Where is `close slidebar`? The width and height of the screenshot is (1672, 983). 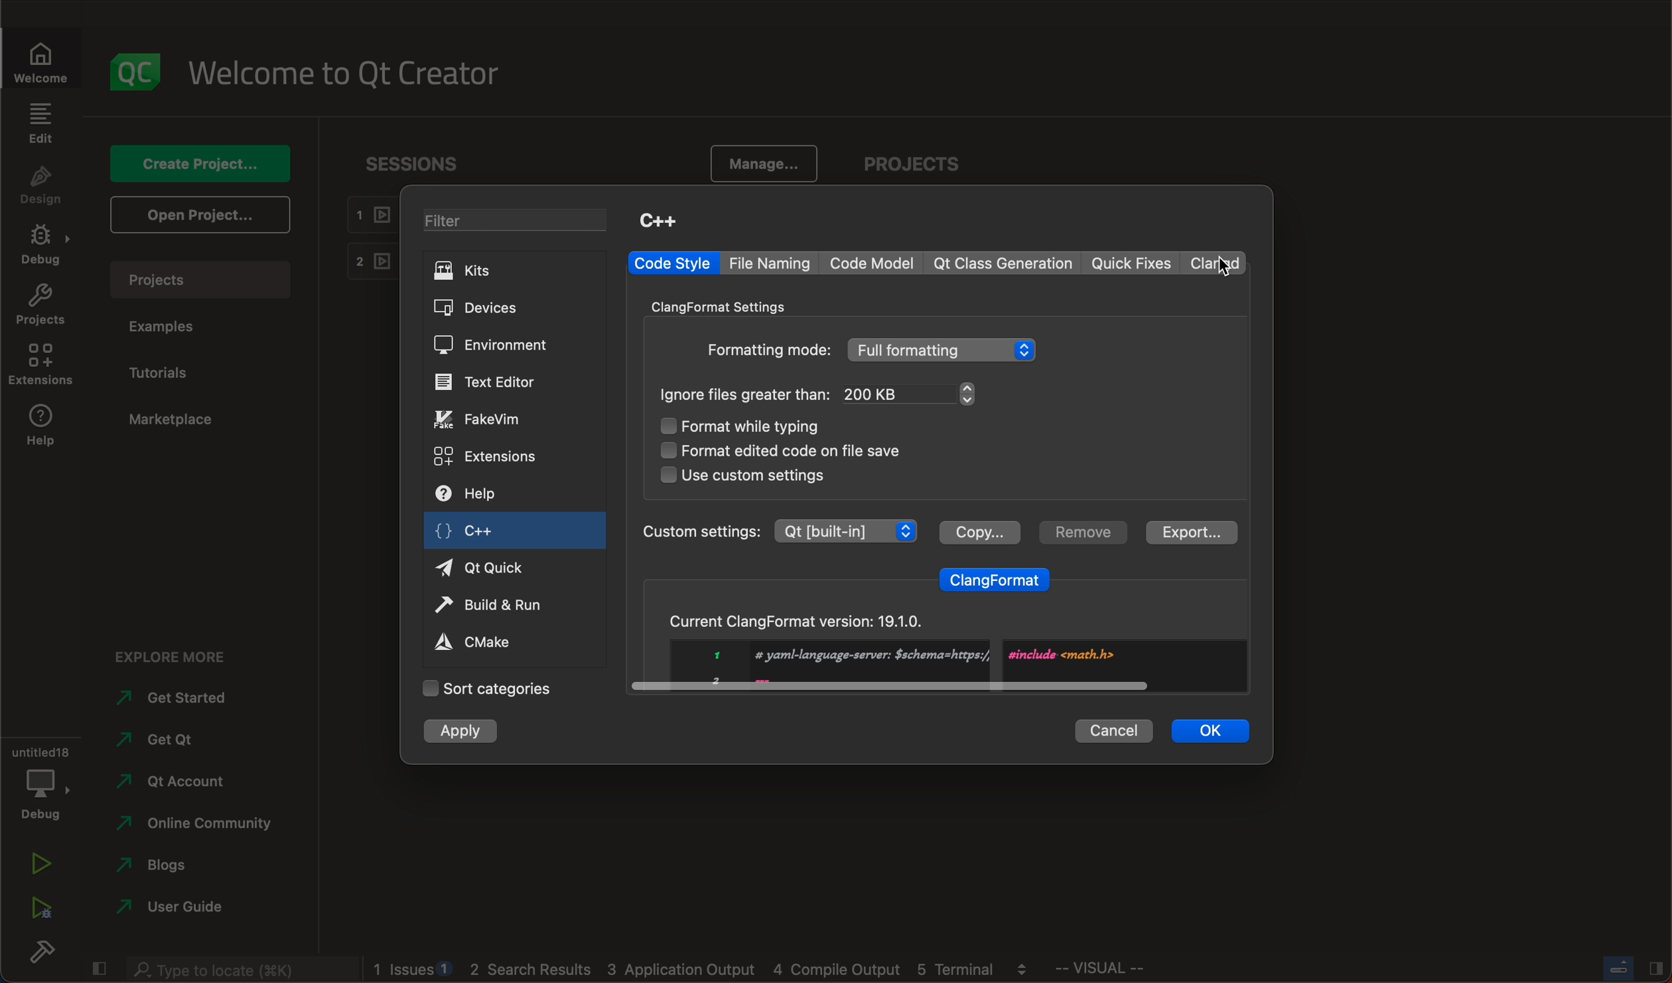
close slidebar is located at coordinates (1636, 970).